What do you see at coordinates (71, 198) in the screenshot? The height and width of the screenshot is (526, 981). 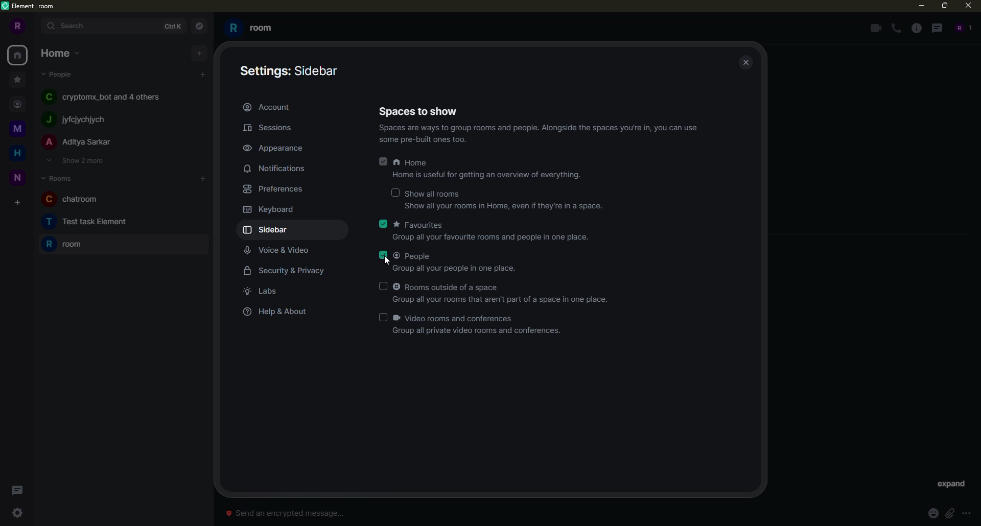 I see `C chatroom` at bounding box center [71, 198].